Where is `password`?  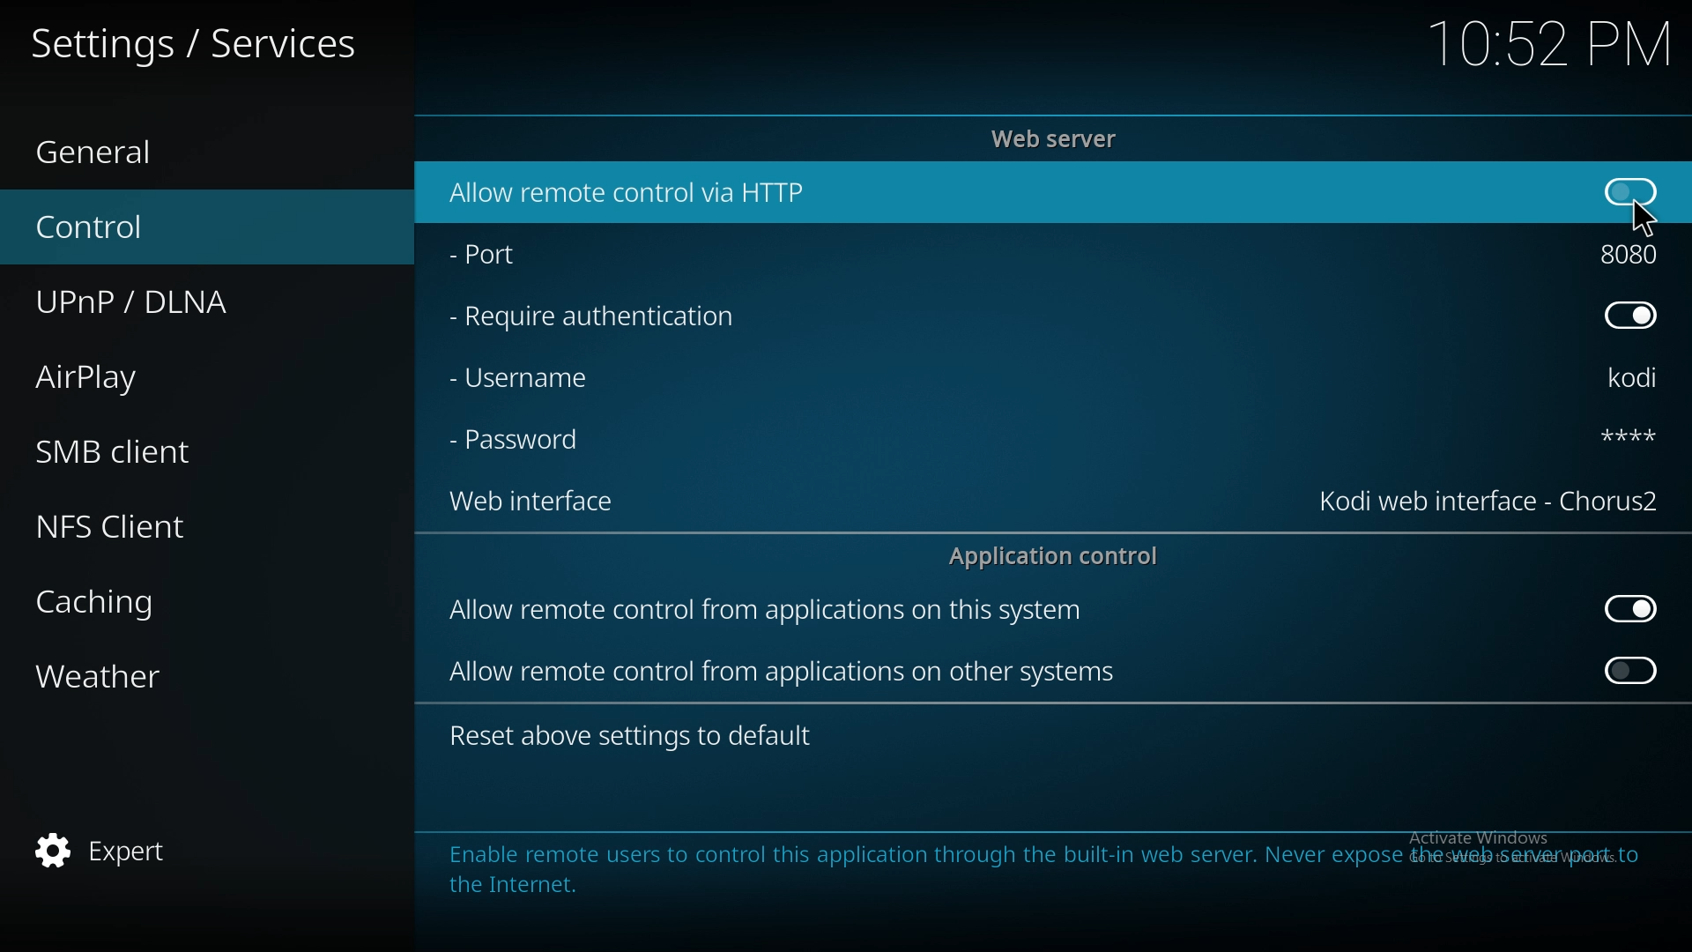 password is located at coordinates (1614, 435).